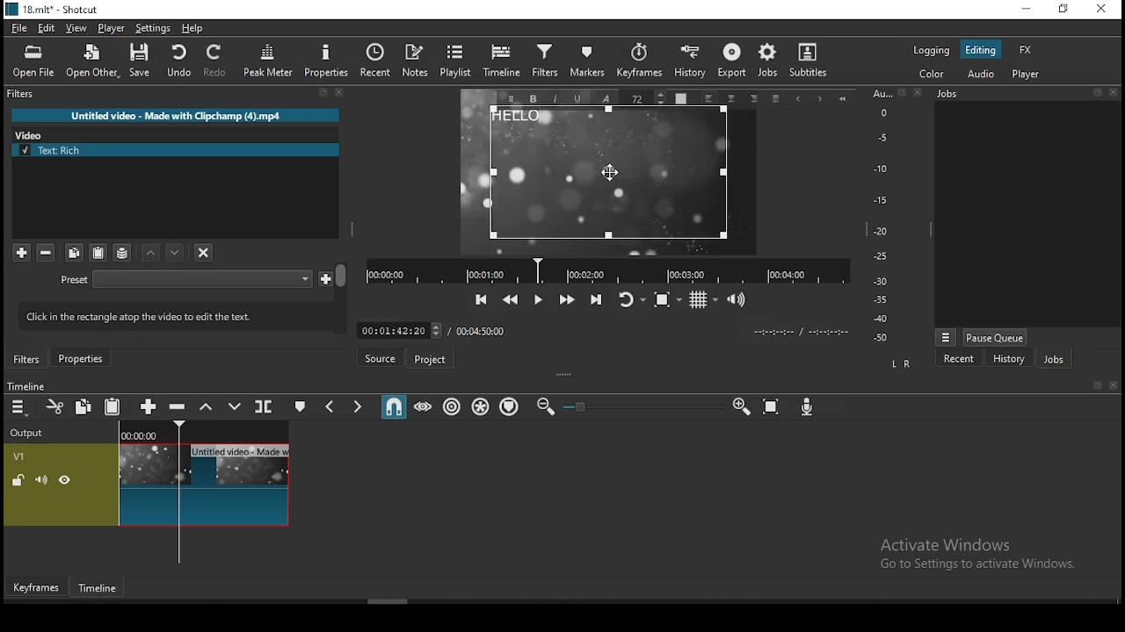 The height and width of the screenshot is (632, 1125). I want to click on Next, so click(820, 100).